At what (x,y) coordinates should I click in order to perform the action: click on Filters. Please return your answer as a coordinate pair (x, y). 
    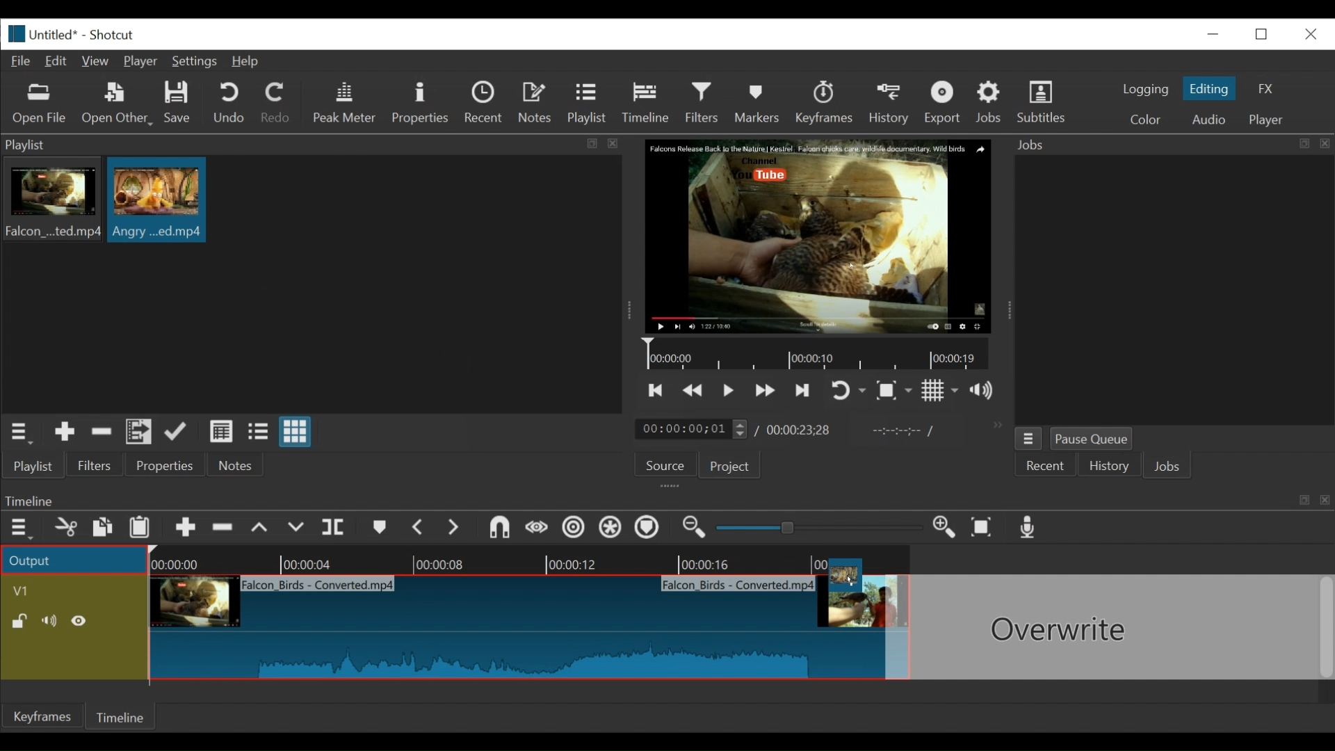
    Looking at the image, I should click on (706, 103).